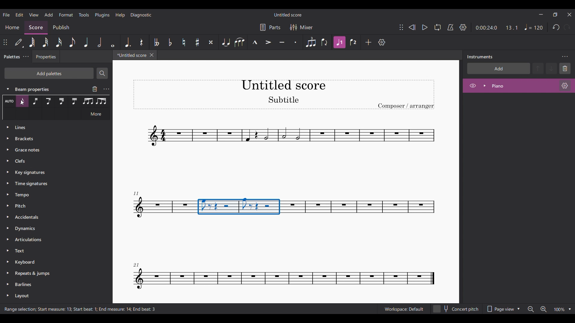 This screenshot has height=323, width=575. I want to click on Repeats & jumps, so click(51, 272).